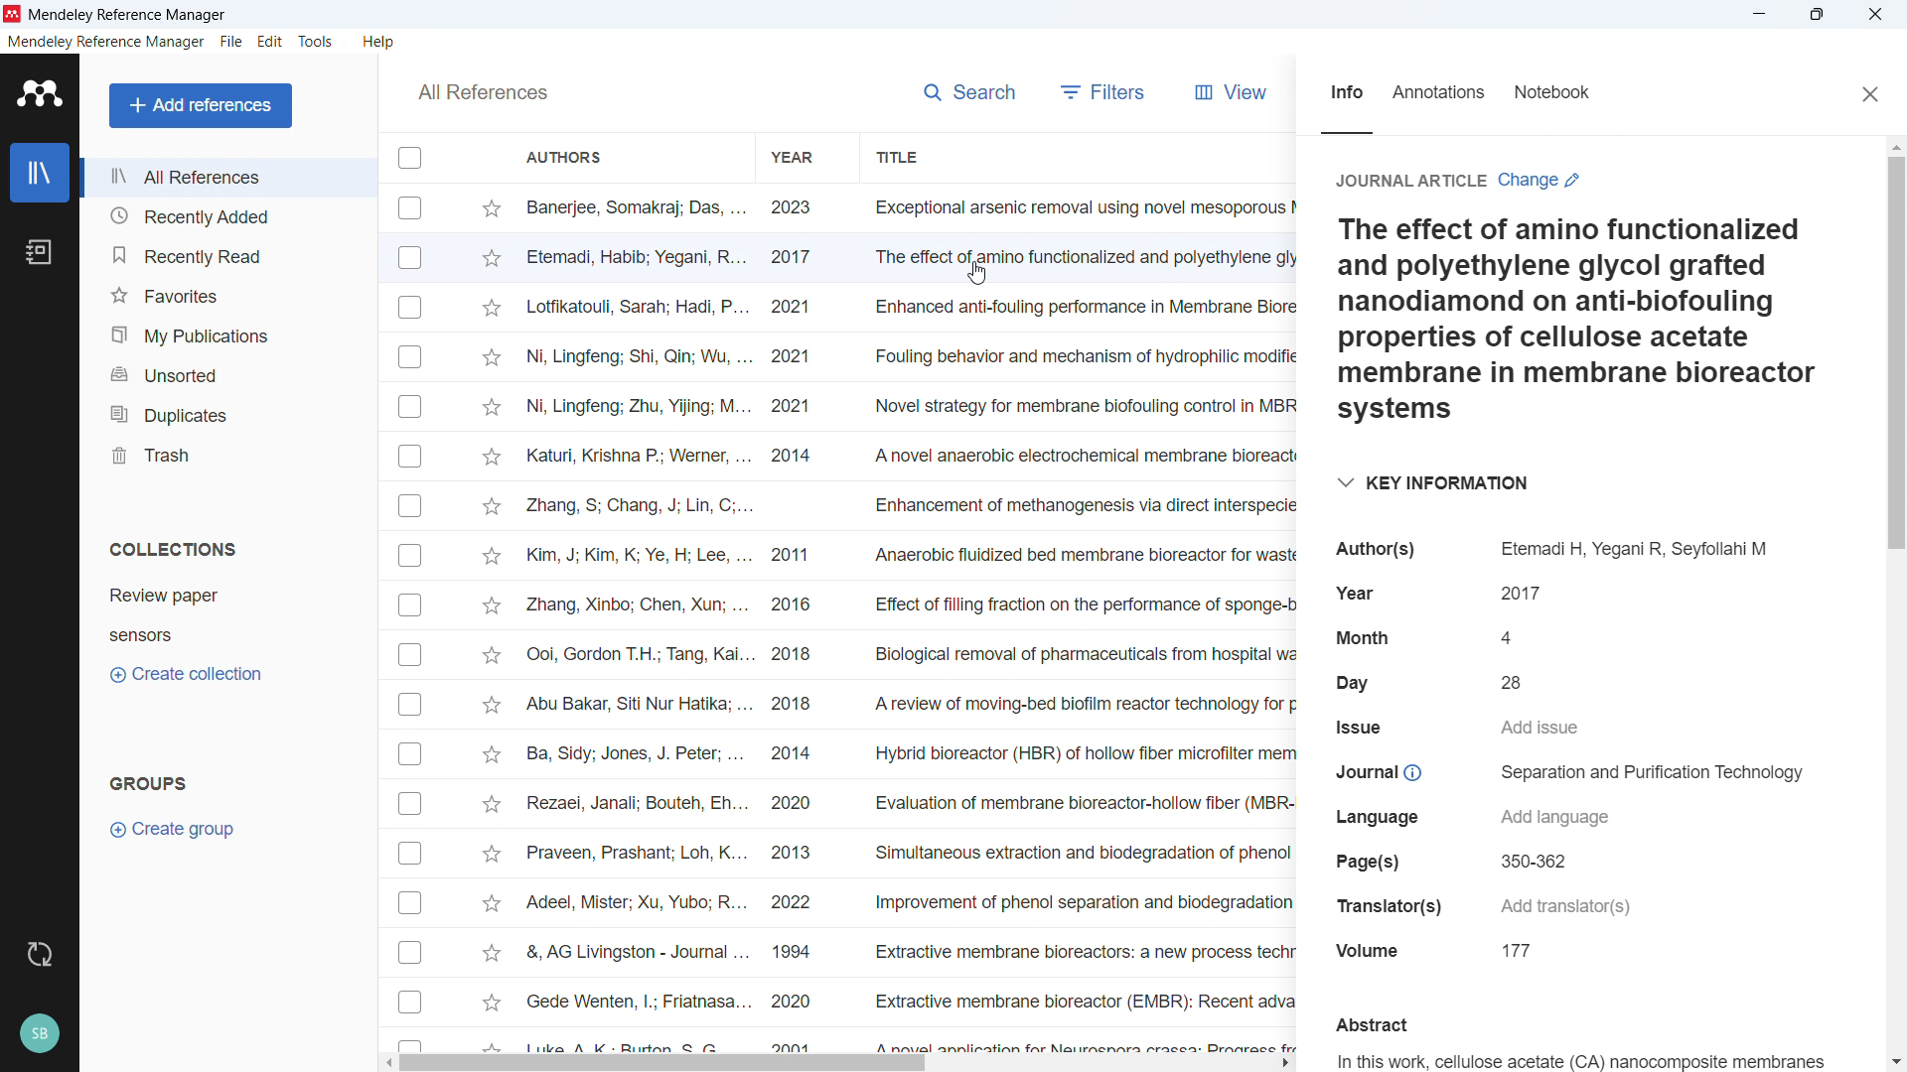 The height and width of the screenshot is (1072, 1907). I want to click on all references, so click(227, 176).